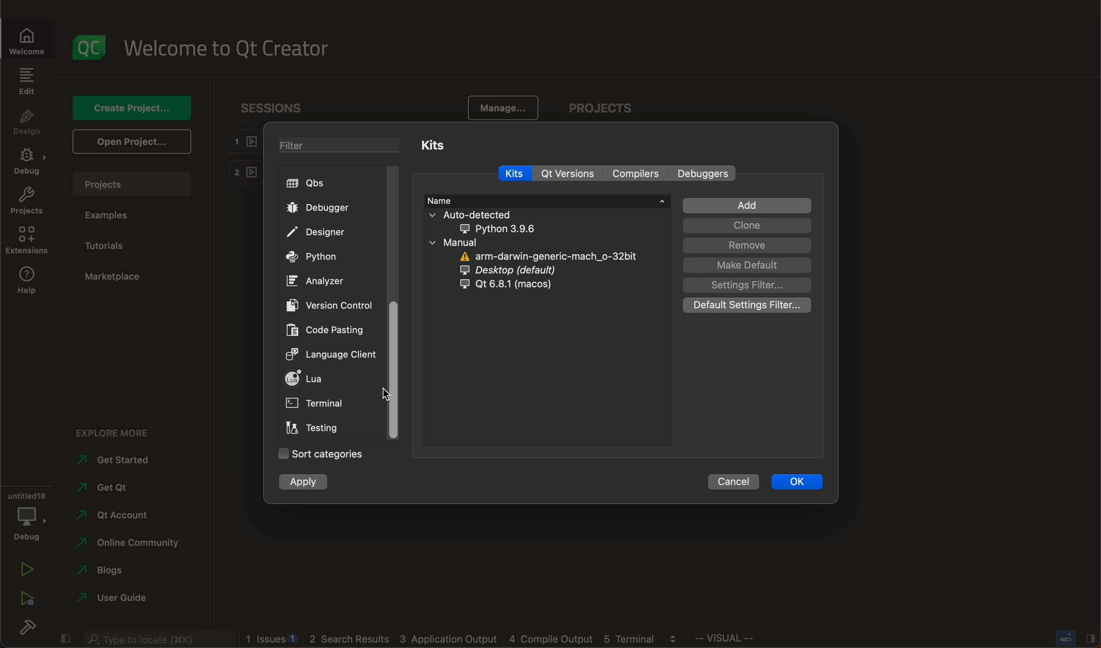 Image resolution: width=1101 pixels, height=648 pixels. What do you see at coordinates (324, 232) in the screenshot?
I see `designer` at bounding box center [324, 232].